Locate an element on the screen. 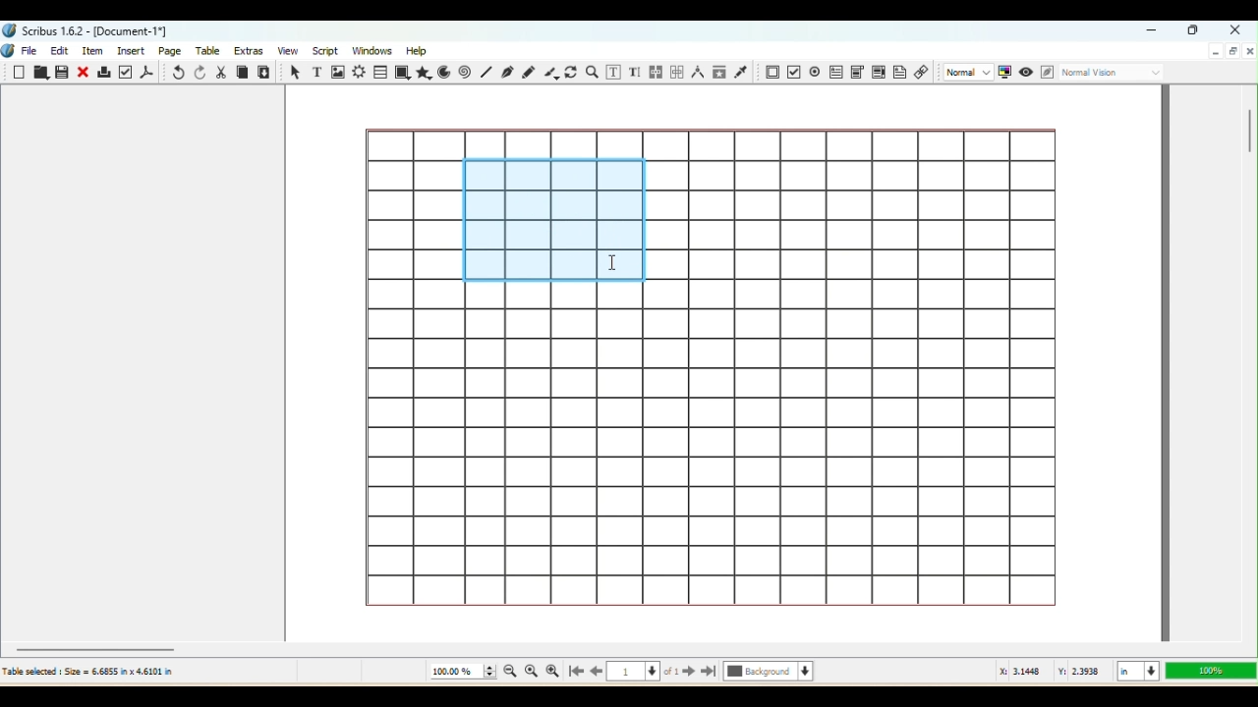  Go back to the previous page is located at coordinates (597, 673).